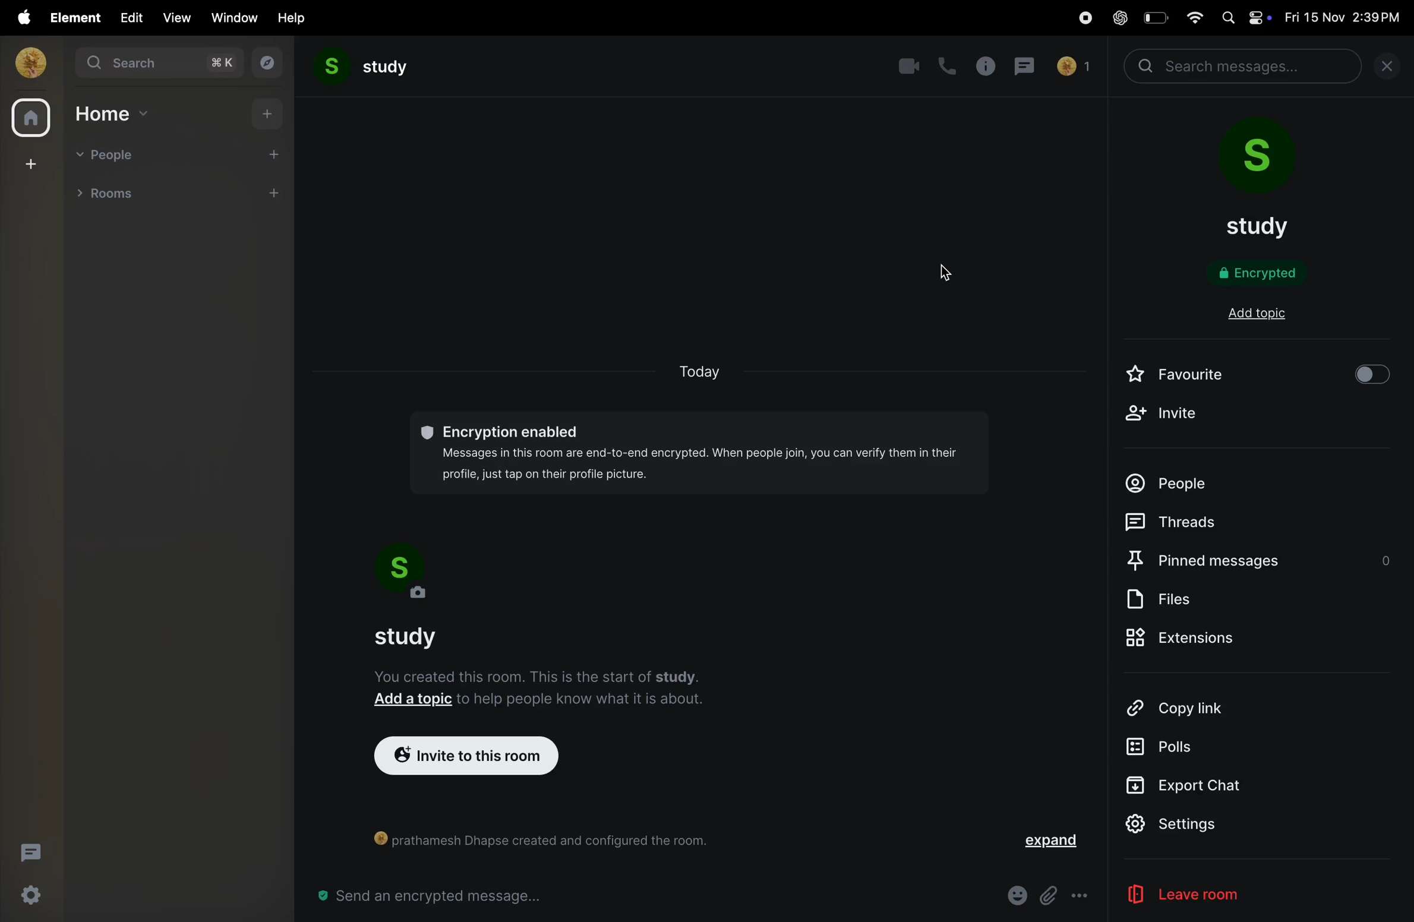 This screenshot has width=1414, height=922. Describe the element at coordinates (534, 677) in the screenshot. I see `You created this room. This is the start of study.` at that location.